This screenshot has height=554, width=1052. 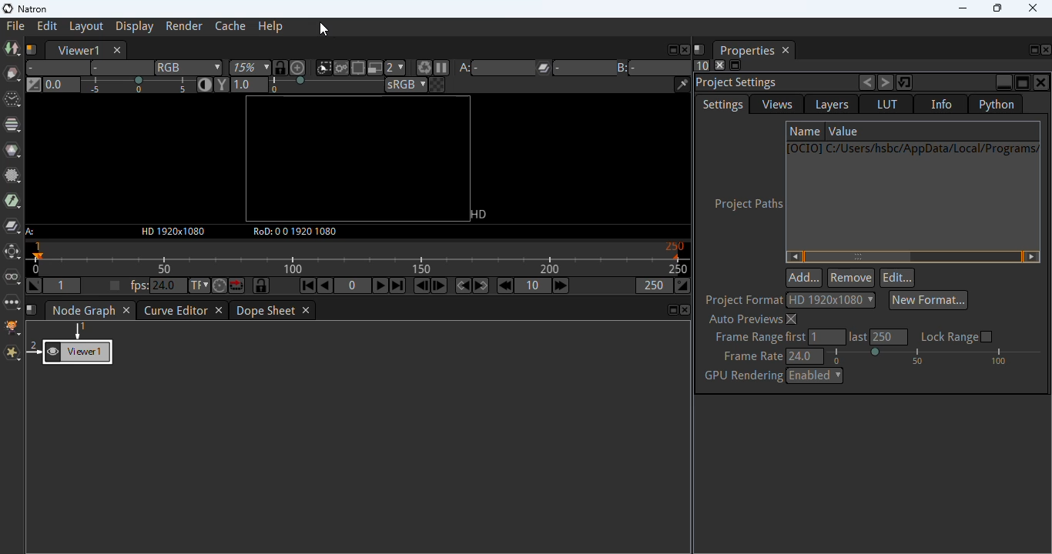 What do you see at coordinates (703, 66) in the screenshot?
I see `set the maximum number of panels that can be opened at the same time in the properties bin pane.` at bounding box center [703, 66].